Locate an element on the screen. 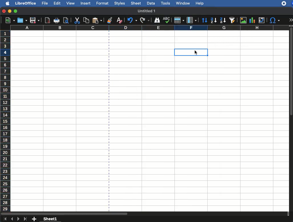 Image resolution: width=293 pixels, height=222 pixels. special character is located at coordinates (275, 21).